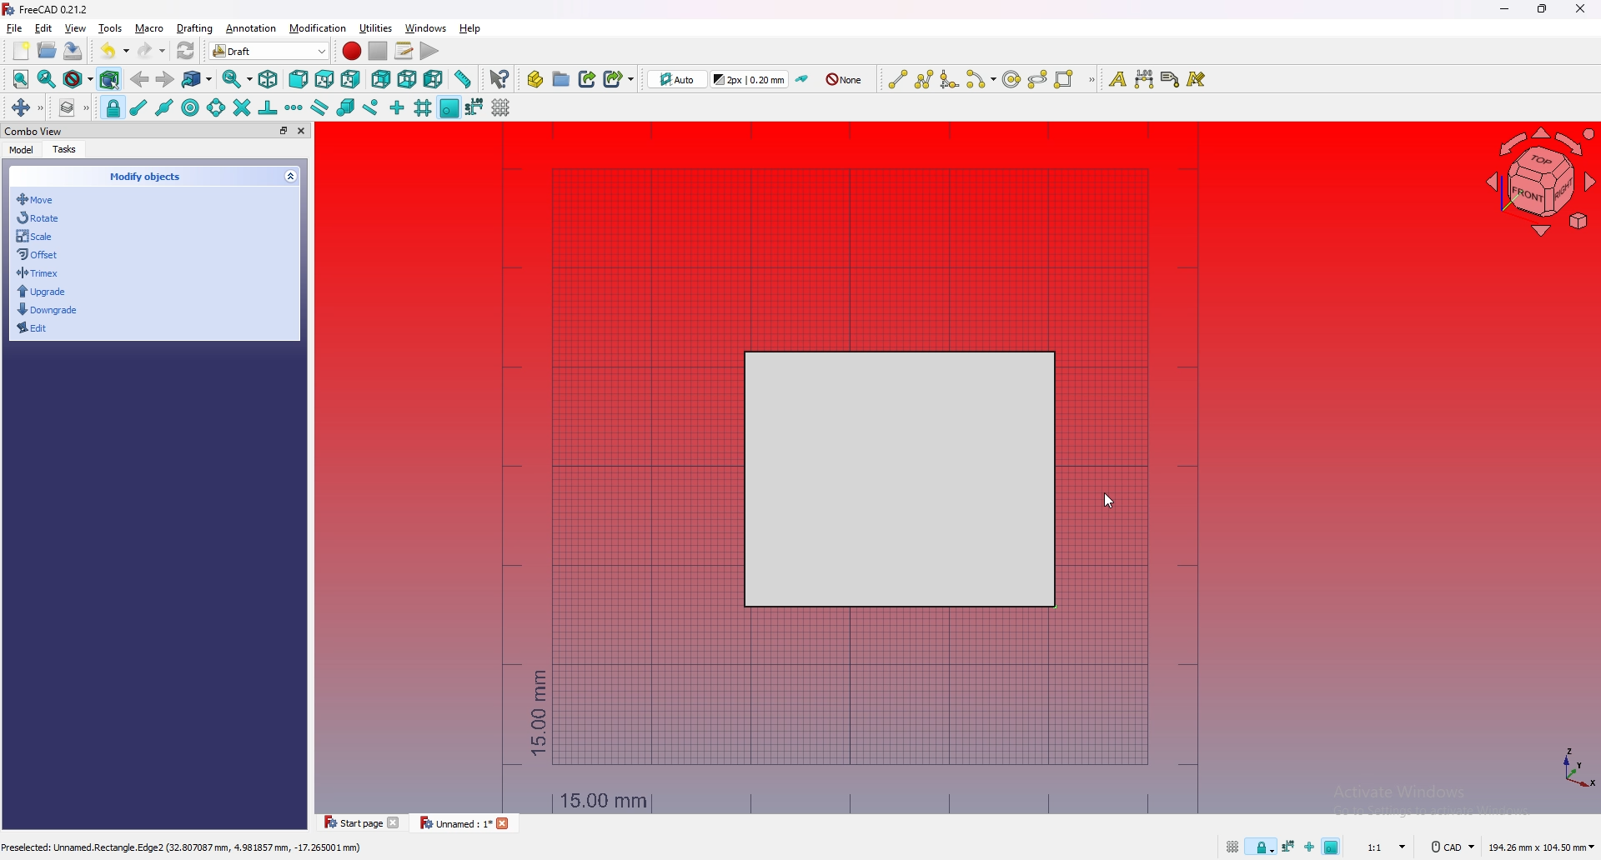 The image size is (1601, 860). I want to click on manage layers, so click(73, 107).